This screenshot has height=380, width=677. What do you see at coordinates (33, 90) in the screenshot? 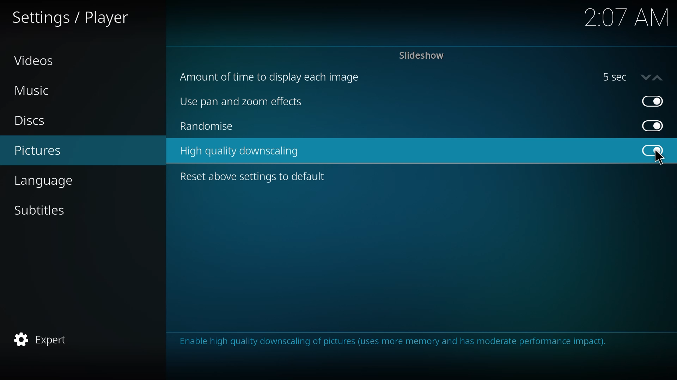
I see `music` at bounding box center [33, 90].